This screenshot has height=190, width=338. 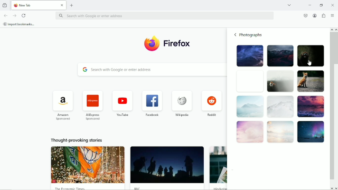 I want to click on vertical scrollbar, so click(x=331, y=106).